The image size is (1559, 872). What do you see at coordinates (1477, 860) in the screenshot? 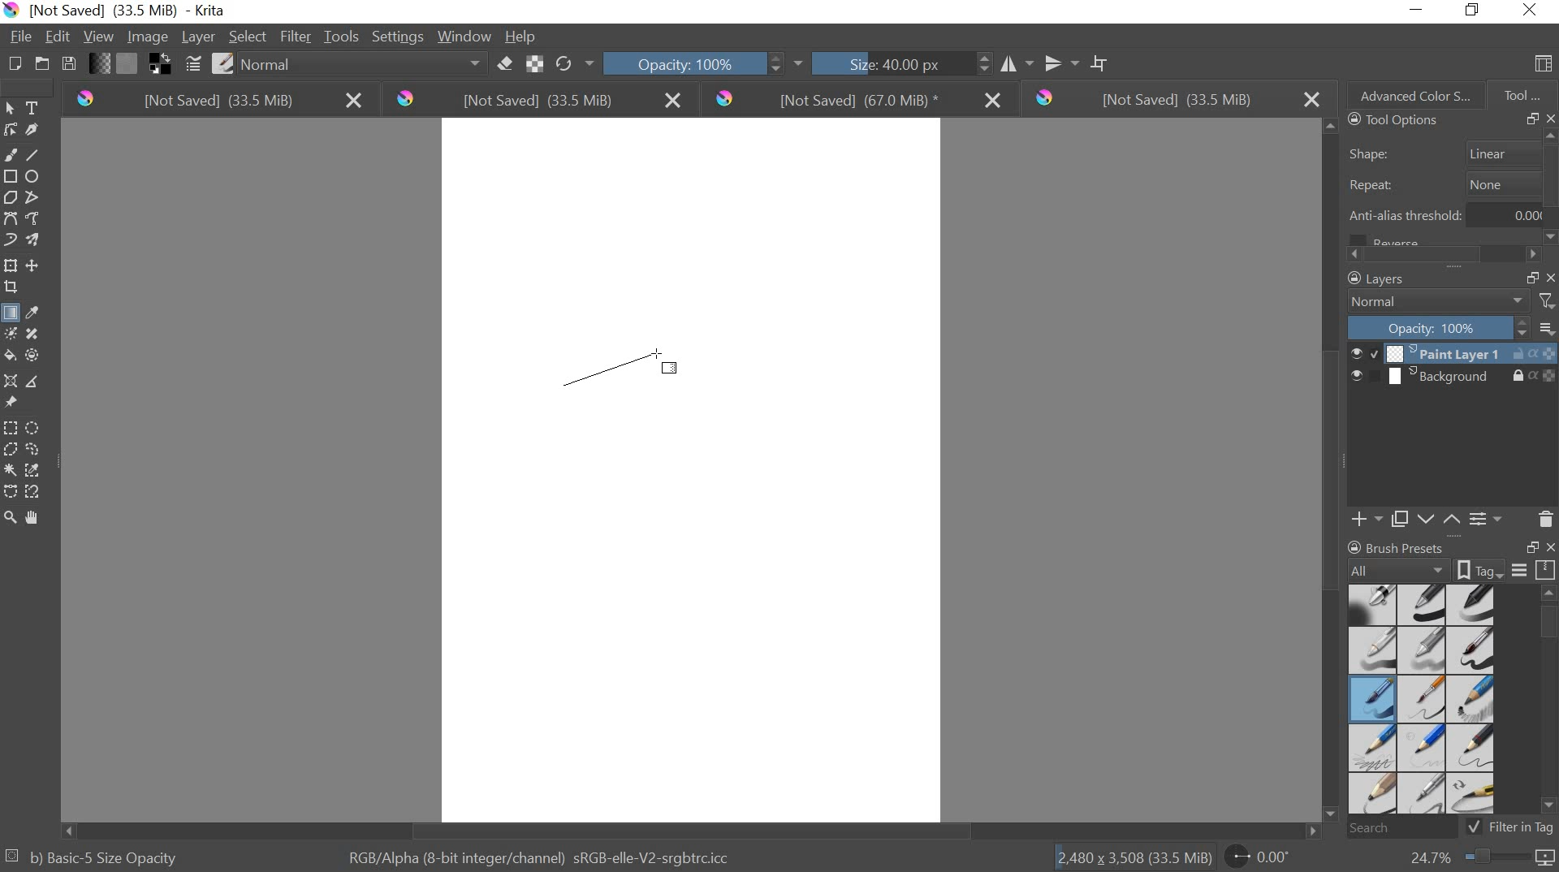
I see `ZOOM FACTOR` at bounding box center [1477, 860].